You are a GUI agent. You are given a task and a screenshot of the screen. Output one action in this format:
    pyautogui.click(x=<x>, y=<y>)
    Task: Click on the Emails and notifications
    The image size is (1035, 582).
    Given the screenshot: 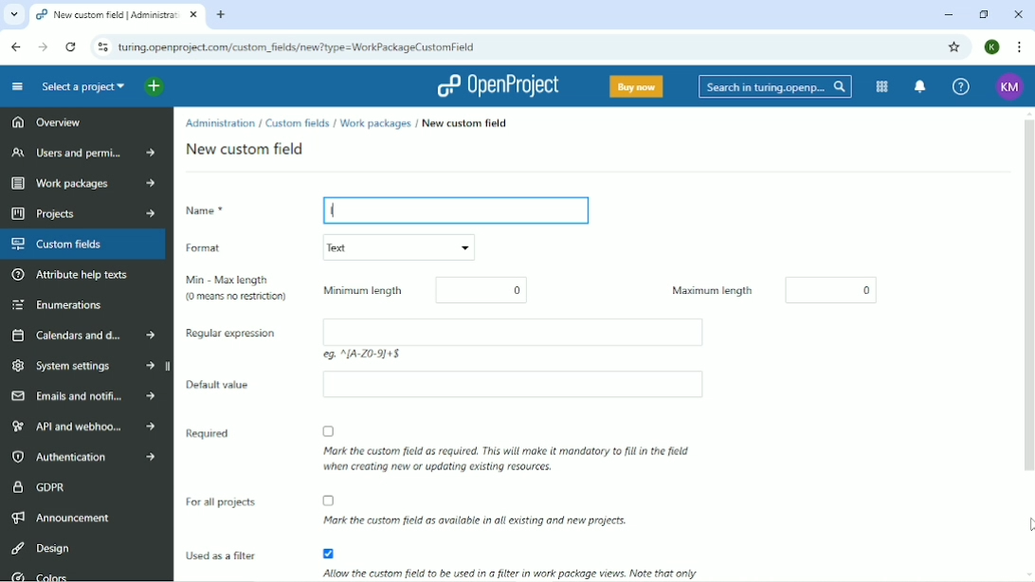 What is the action you would take?
    pyautogui.click(x=82, y=396)
    